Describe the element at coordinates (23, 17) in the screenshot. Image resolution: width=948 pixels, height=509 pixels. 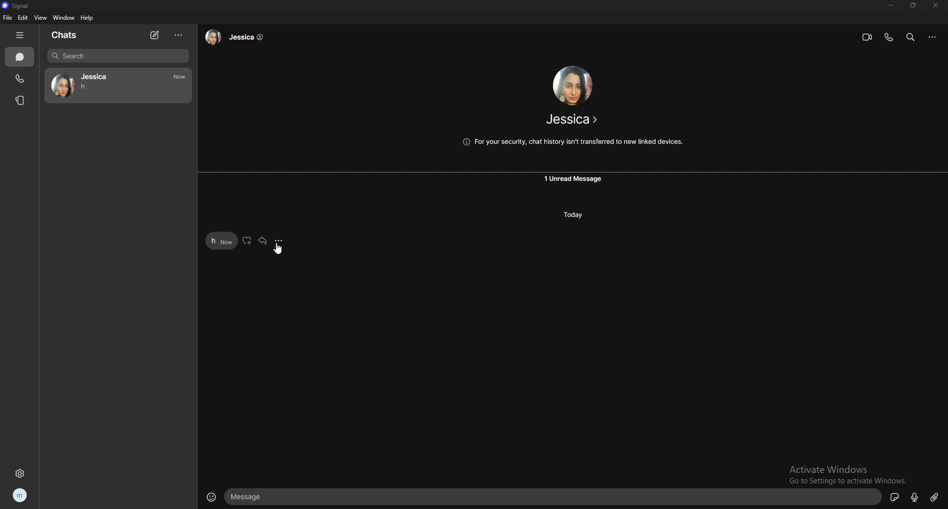
I see `edit` at that location.